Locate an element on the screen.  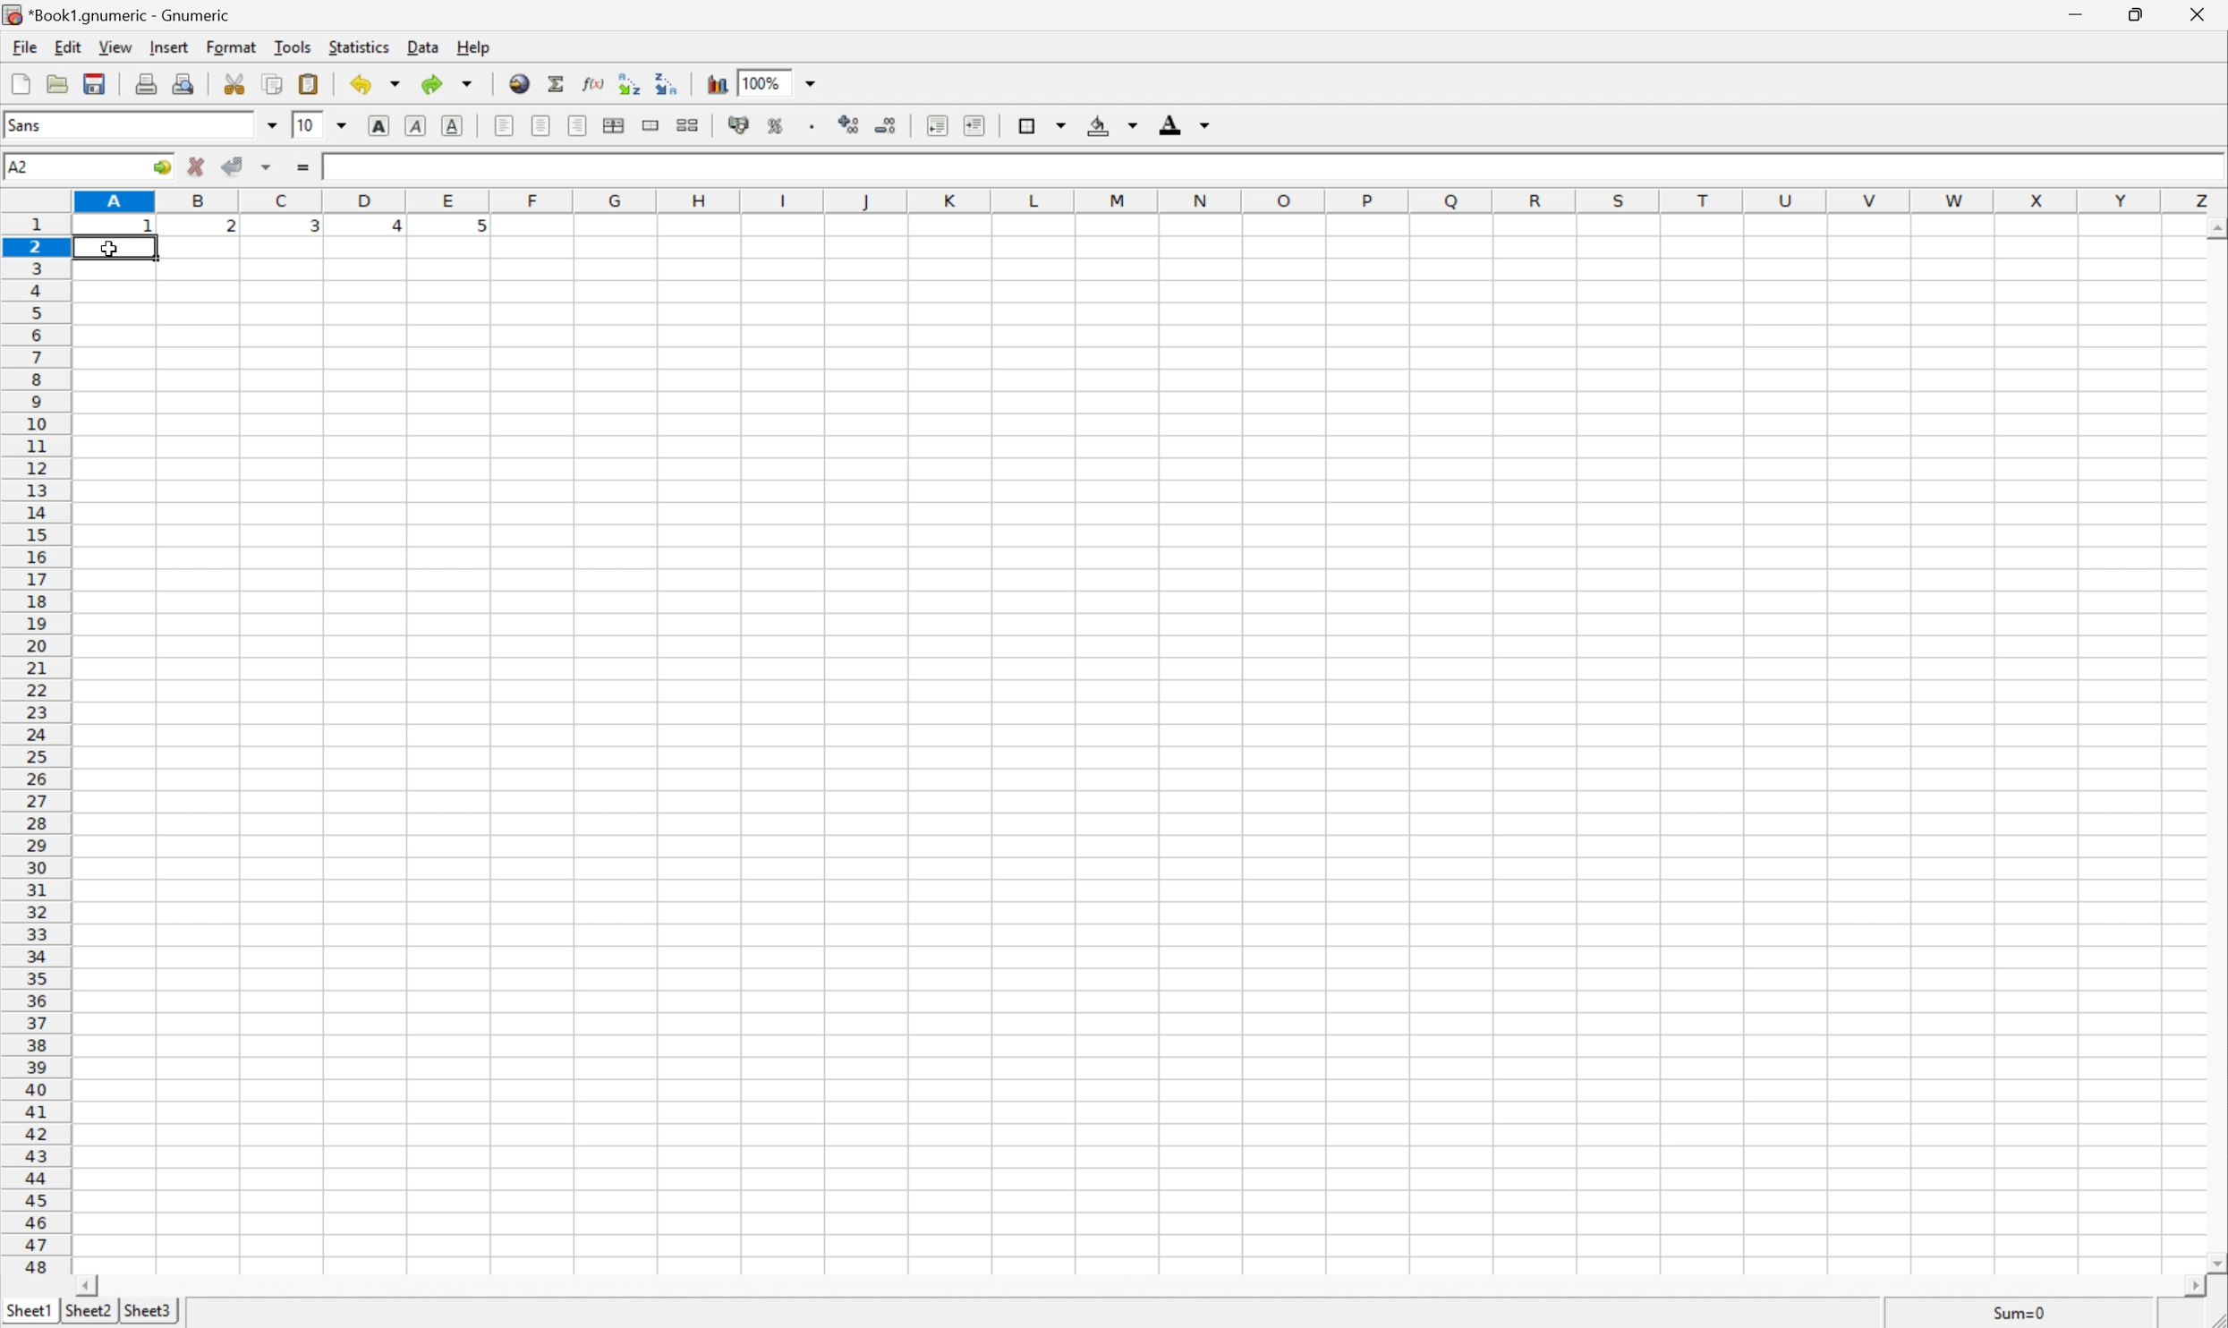
row numbers is located at coordinates (36, 745).